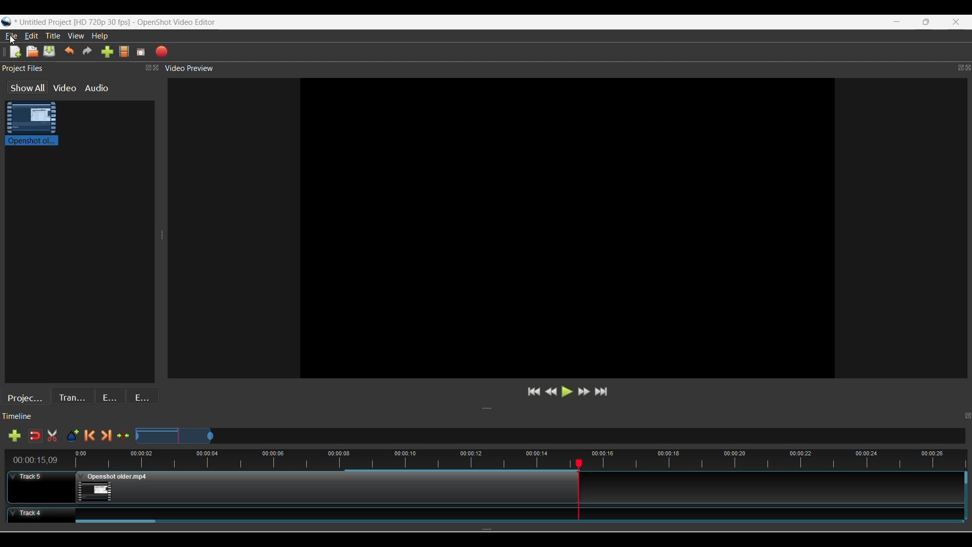 The image size is (972, 547). Describe the element at coordinates (106, 436) in the screenshot. I see `Next marker` at that location.